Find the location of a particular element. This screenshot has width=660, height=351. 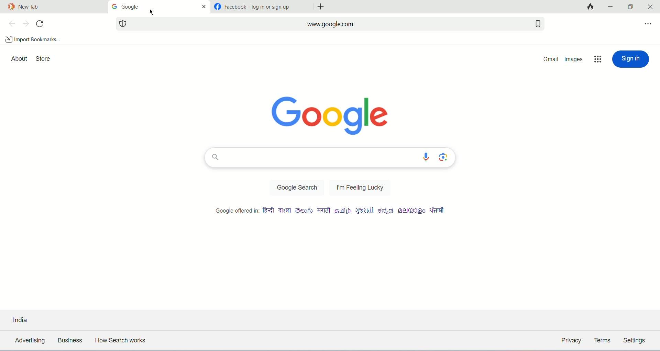

Google offered in is located at coordinates (329, 211).